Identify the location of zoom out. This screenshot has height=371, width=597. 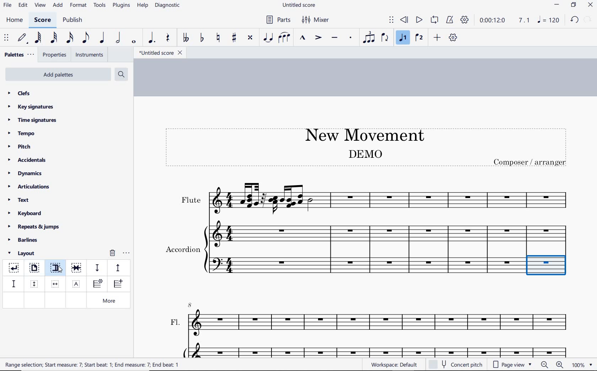
(545, 365).